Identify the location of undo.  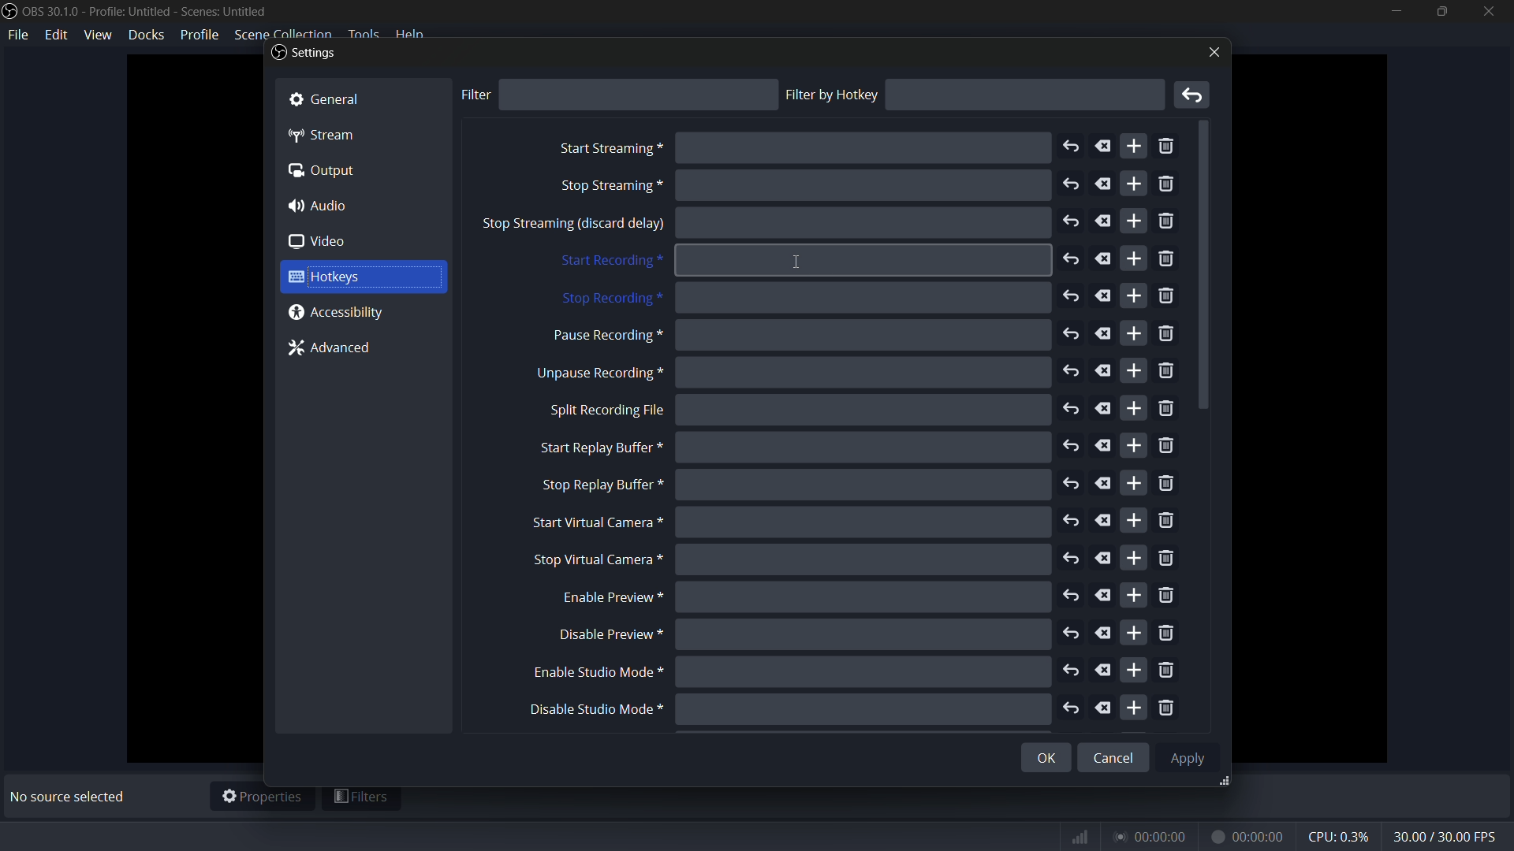
(1071, 184).